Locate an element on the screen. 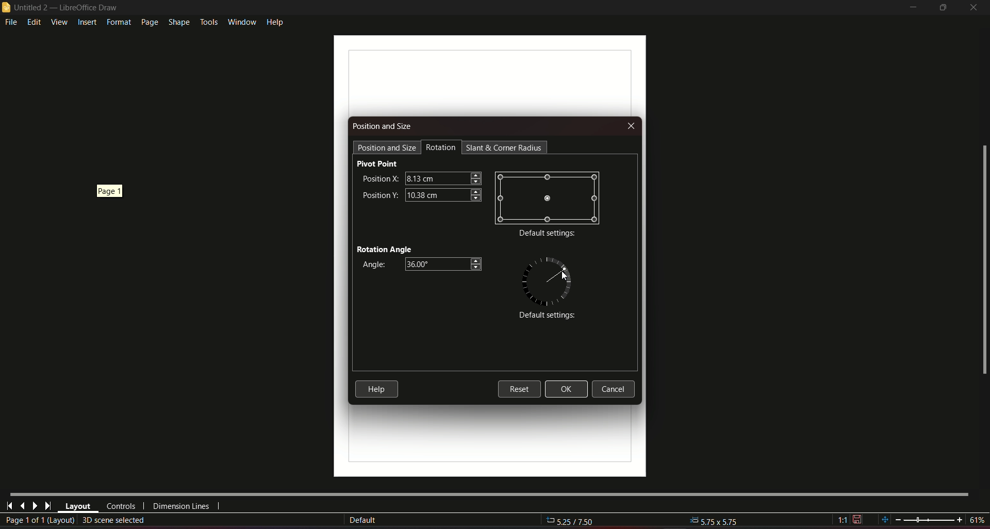  insert is located at coordinates (87, 23).